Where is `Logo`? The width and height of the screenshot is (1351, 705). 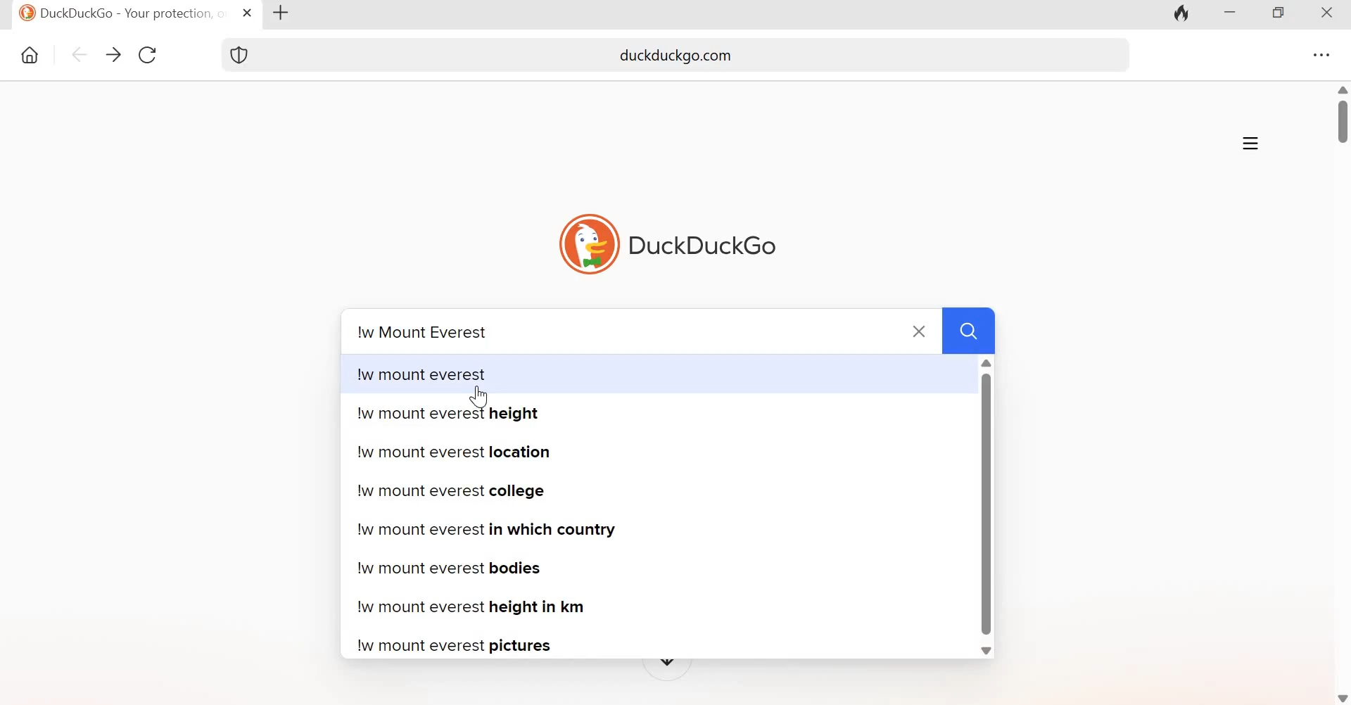
Logo is located at coordinates (586, 243).